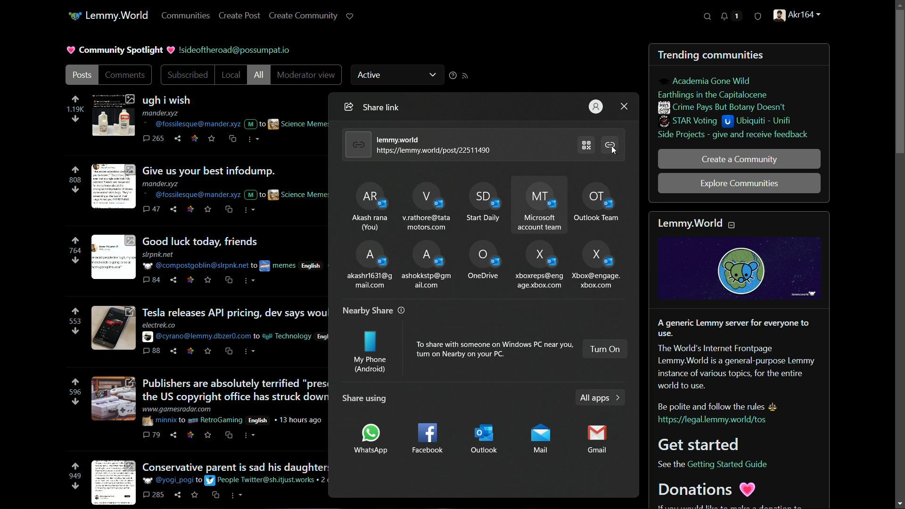 The height and width of the screenshot is (509, 905). Describe the element at coordinates (487, 439) in the screenshot. I see `outlook` at that location.